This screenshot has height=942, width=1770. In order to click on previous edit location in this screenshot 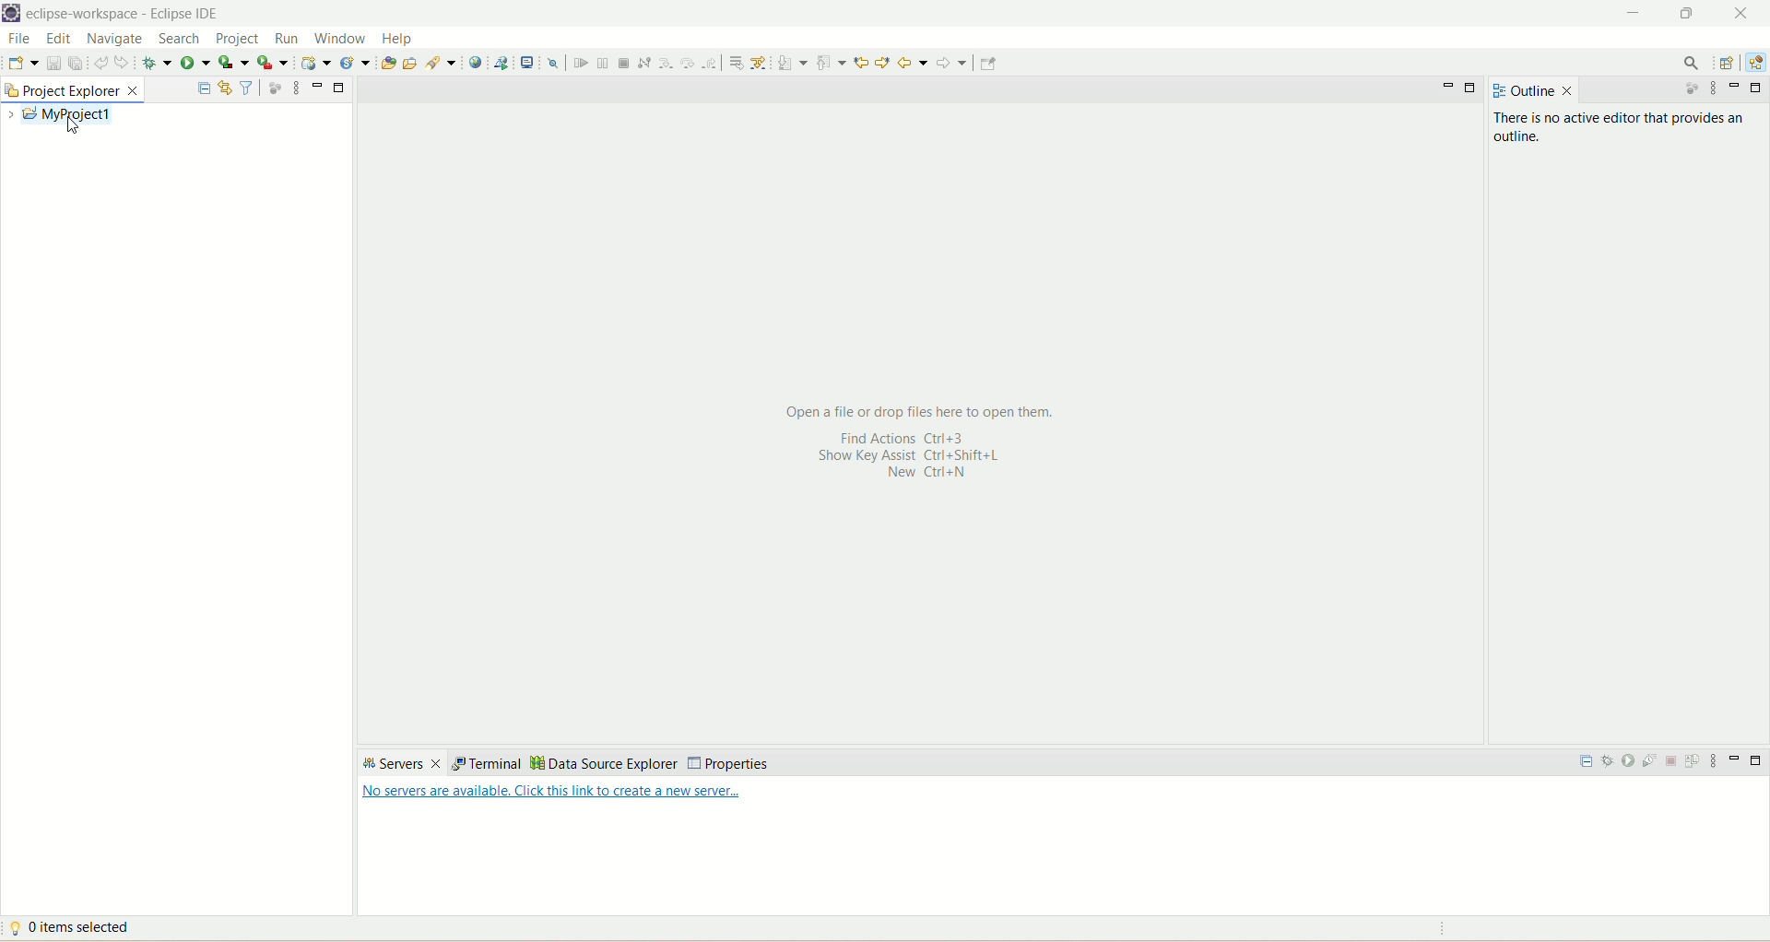, I will do `click(882, 64)`.